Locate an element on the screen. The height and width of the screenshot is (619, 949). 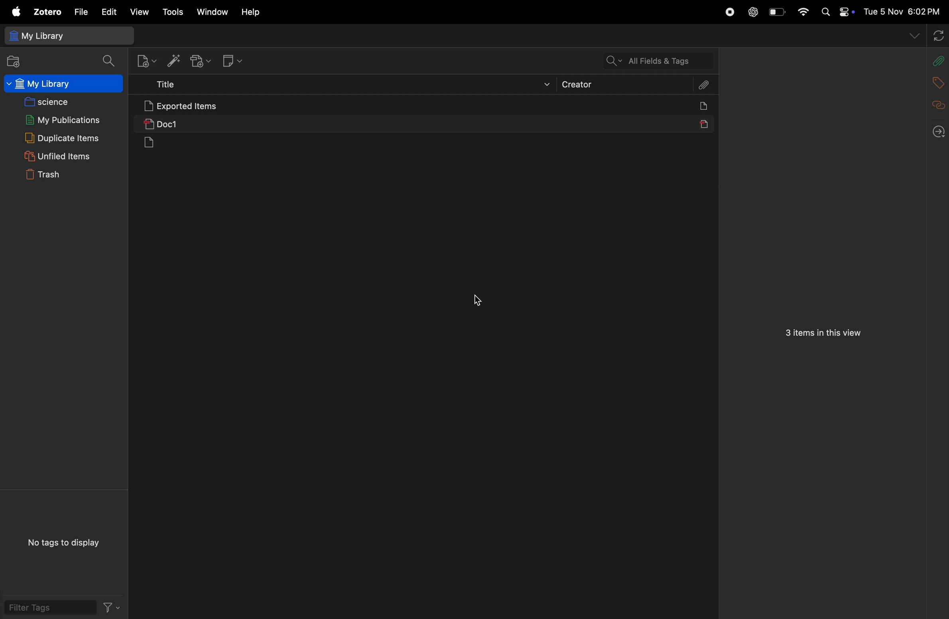
exported items is located at coordinates (215, 106).